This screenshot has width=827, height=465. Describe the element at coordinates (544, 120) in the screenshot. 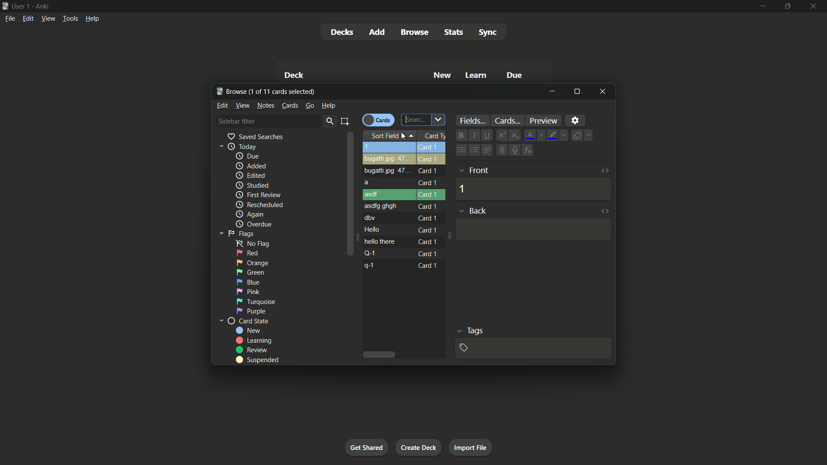

I see `preview` at that location.